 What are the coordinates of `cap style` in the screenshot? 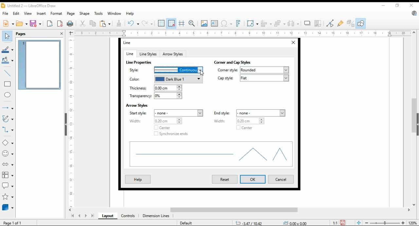 It's located at (253, 78).